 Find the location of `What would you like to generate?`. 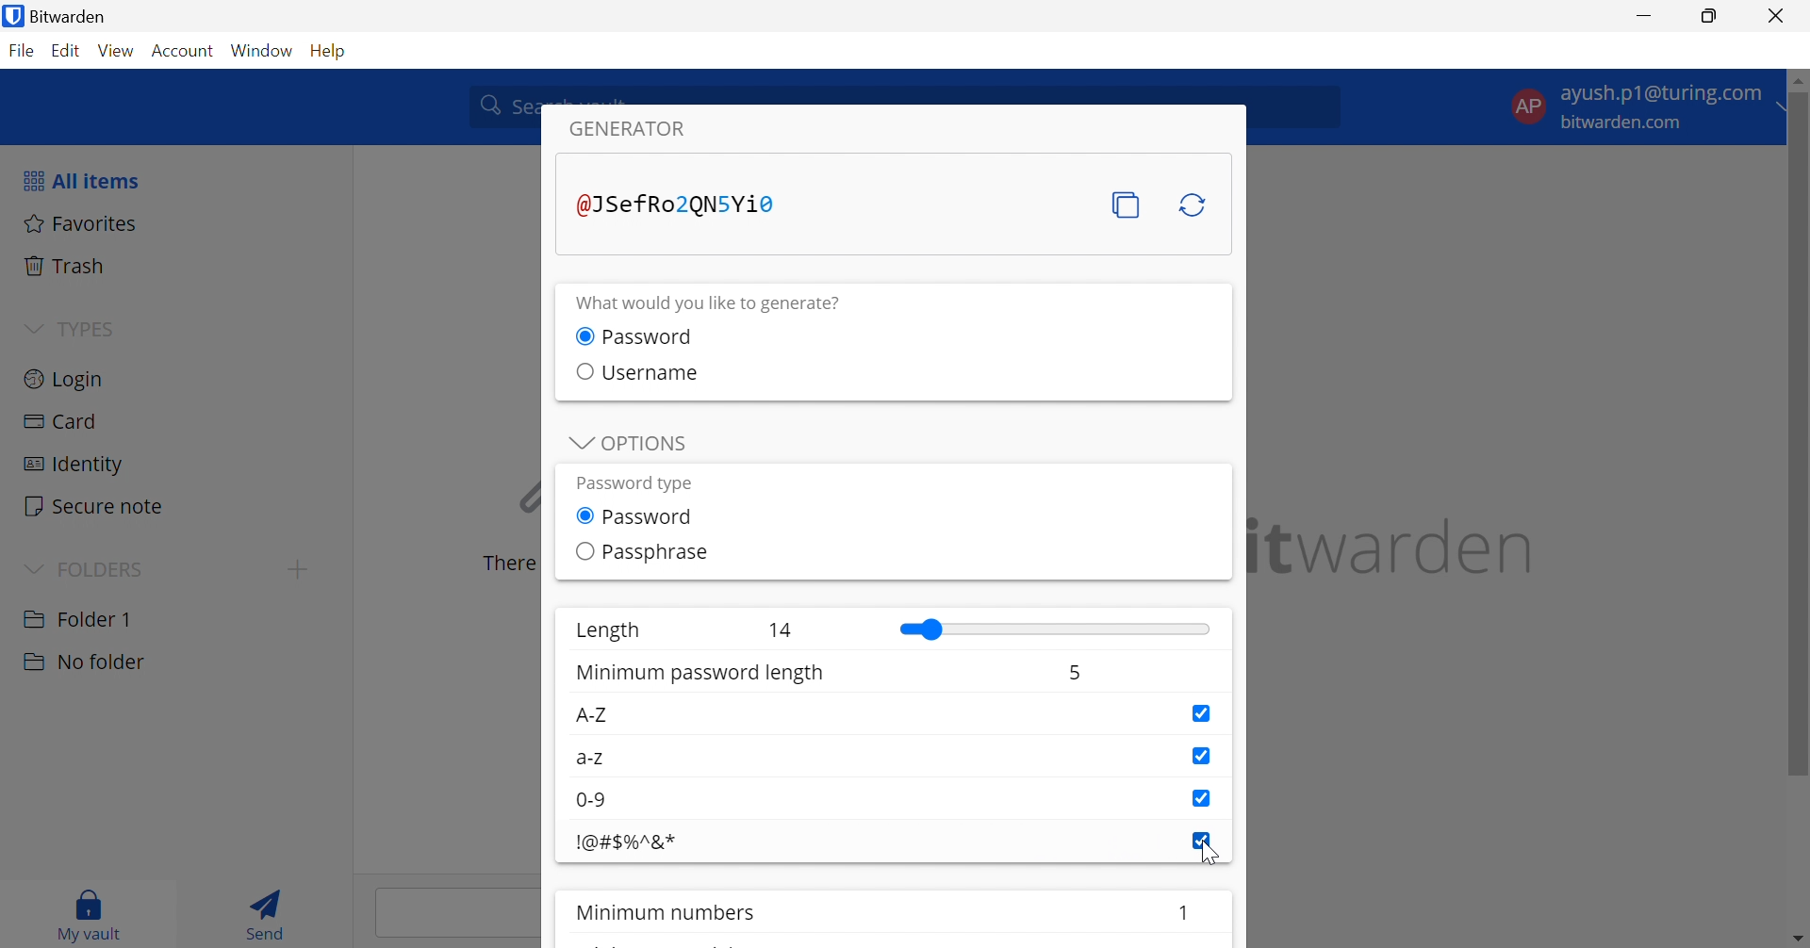

What would you like to generate? is located at coordinates (721, 303).